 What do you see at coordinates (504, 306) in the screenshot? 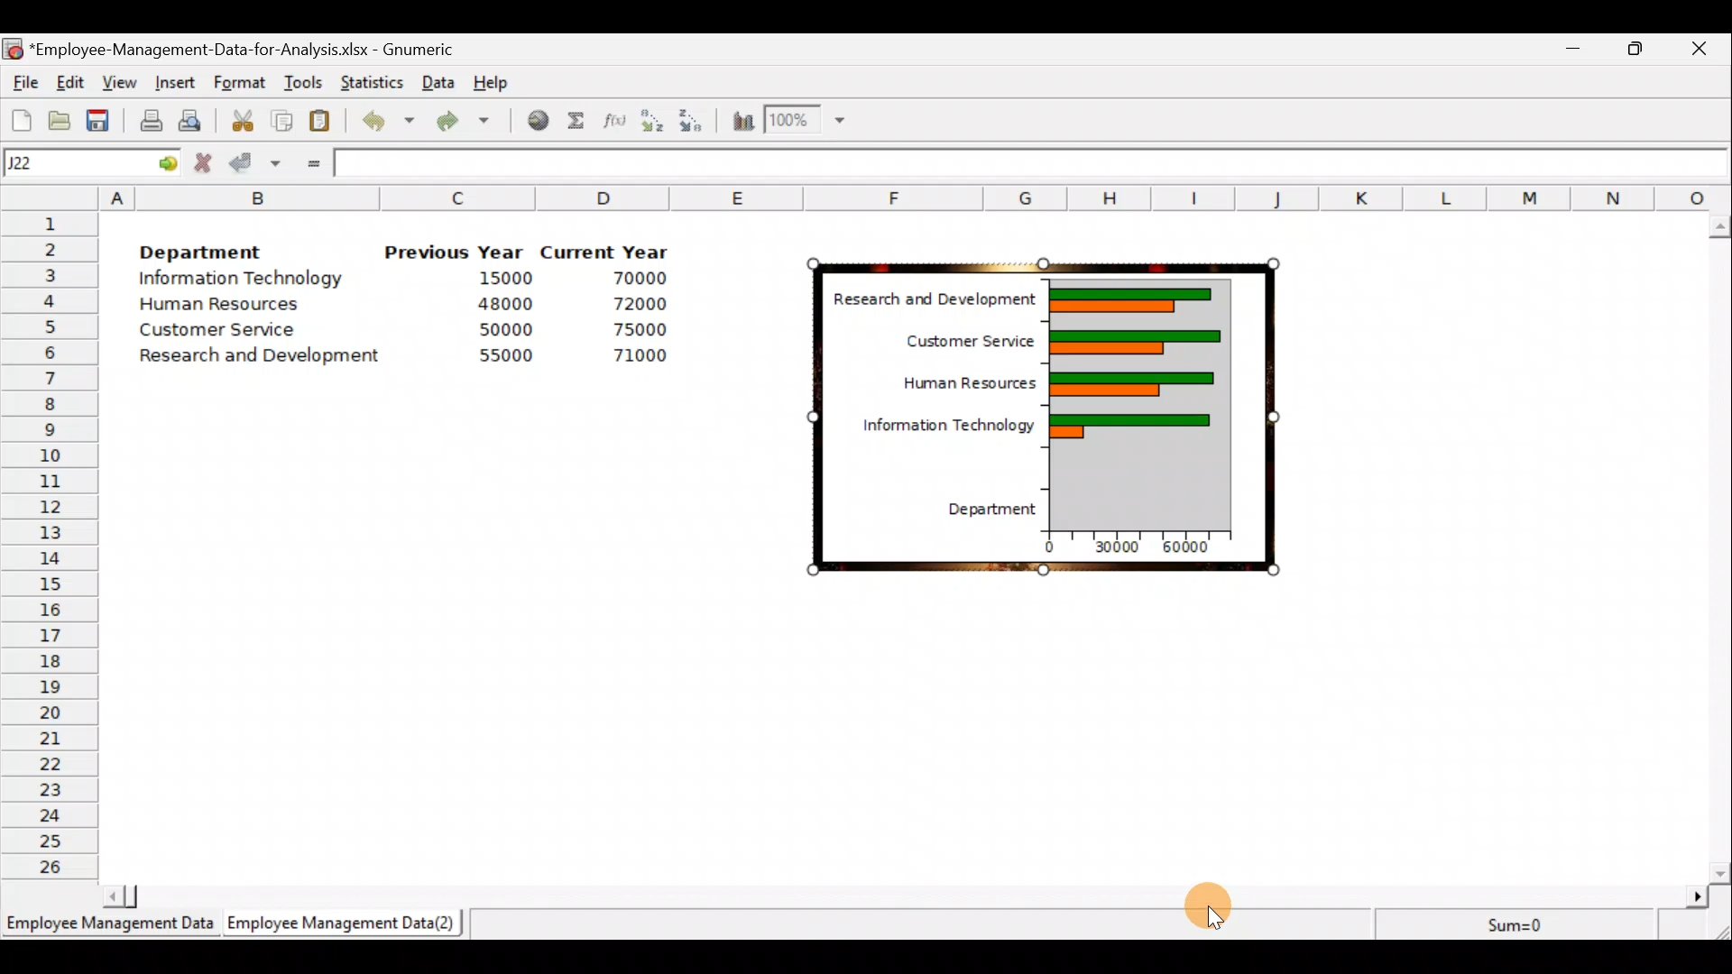
I see `48000` at bounding box center [504, 306].